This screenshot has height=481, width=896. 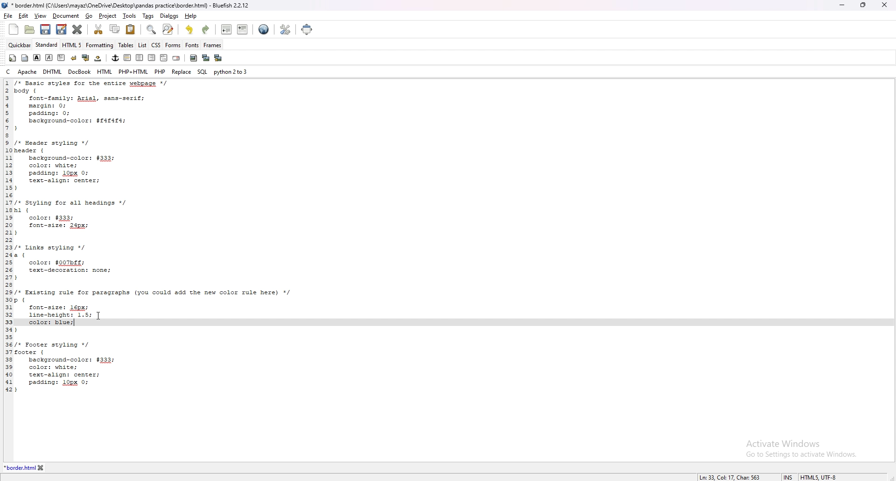 What do you see at coordinates (14, 29) in the screenshot?
I see `new` at bounding box center [14, 29].